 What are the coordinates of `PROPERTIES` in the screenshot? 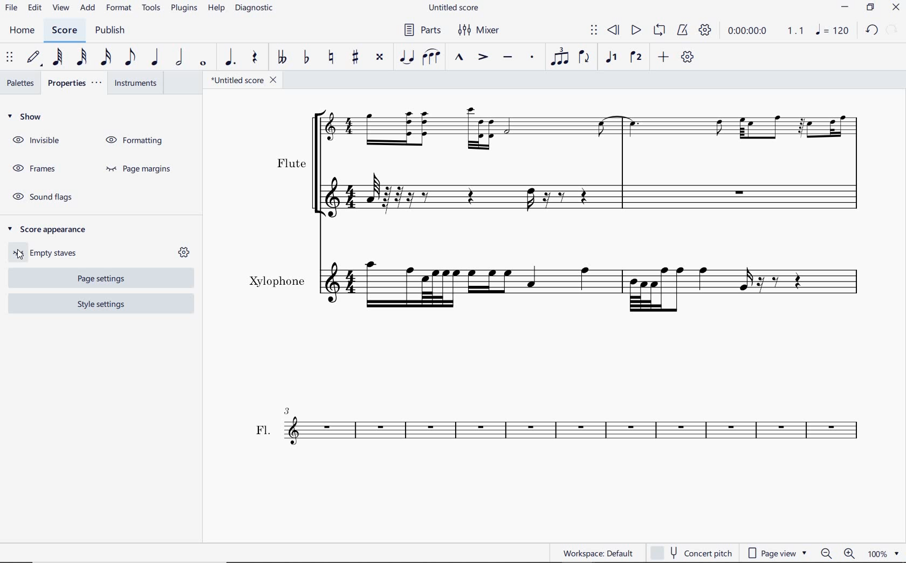 It's located at (74, 84).